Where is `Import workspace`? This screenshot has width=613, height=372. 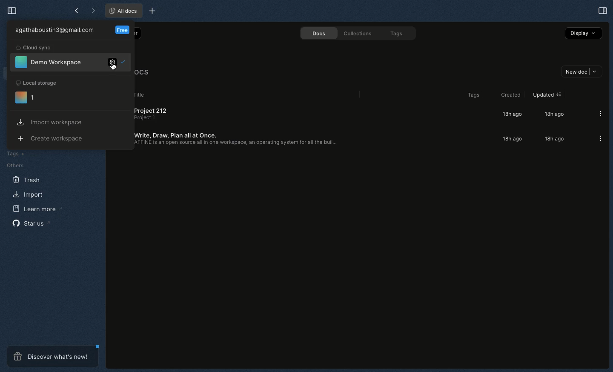 Import workspace is located at coordinates (52, 123).